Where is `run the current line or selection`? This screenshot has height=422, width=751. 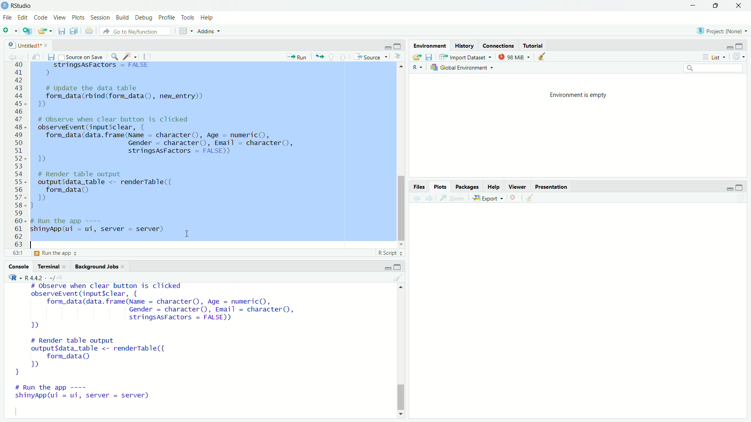
run the current line or selection is located at coordinates (296, 56).